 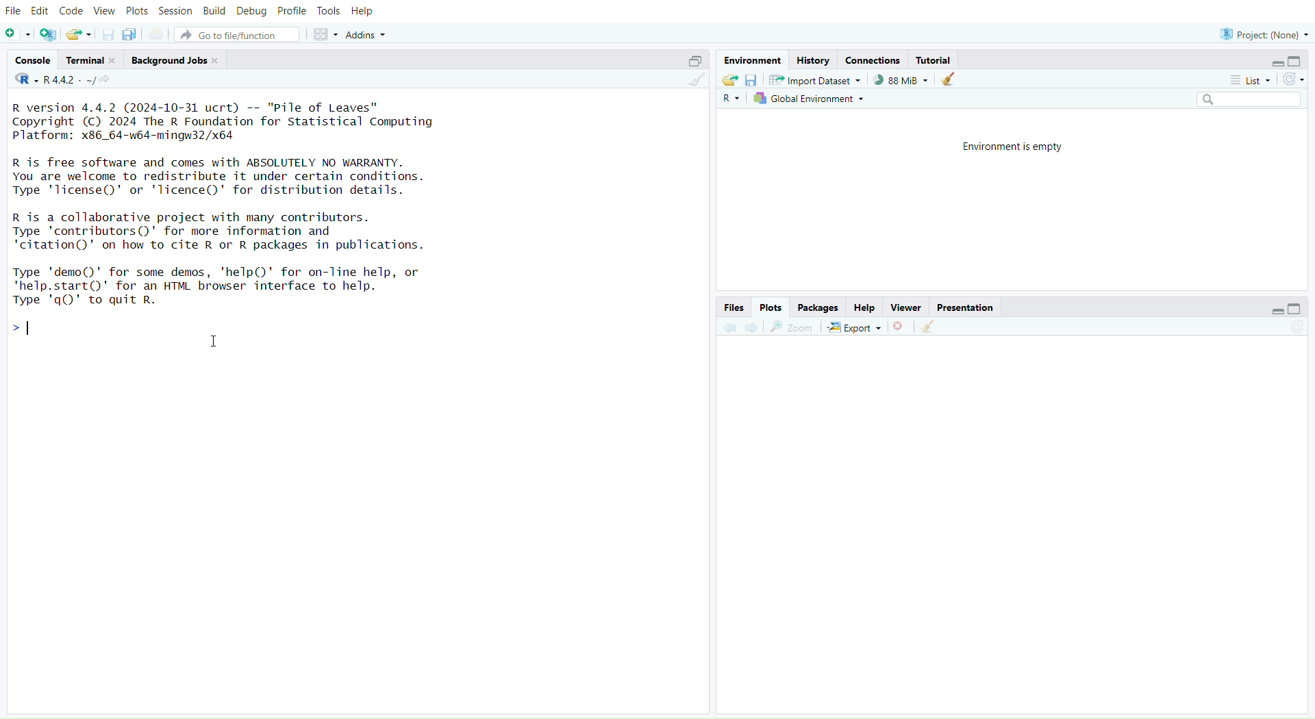 I want to click on environment, so click(x=753, y=62).